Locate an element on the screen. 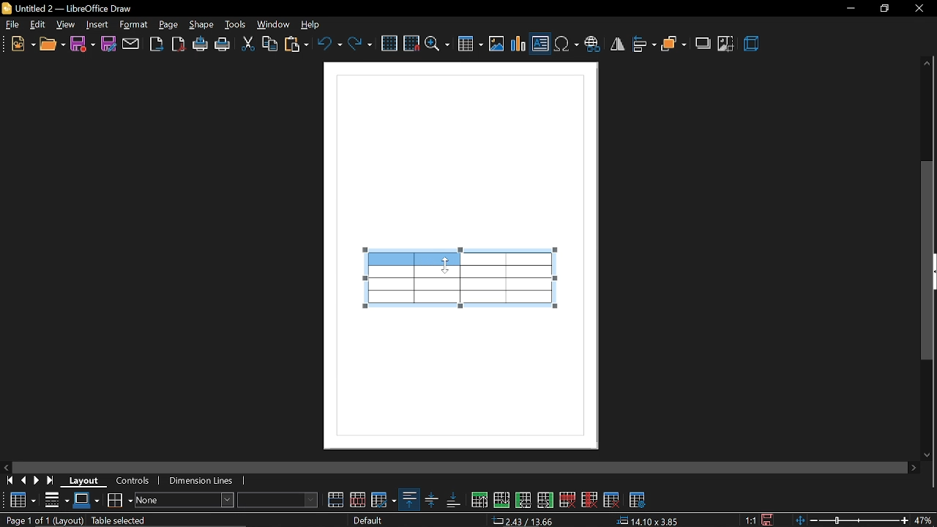 The width and height of the screenshot is (937, 527). fill color is located at coordinates (280, 499).